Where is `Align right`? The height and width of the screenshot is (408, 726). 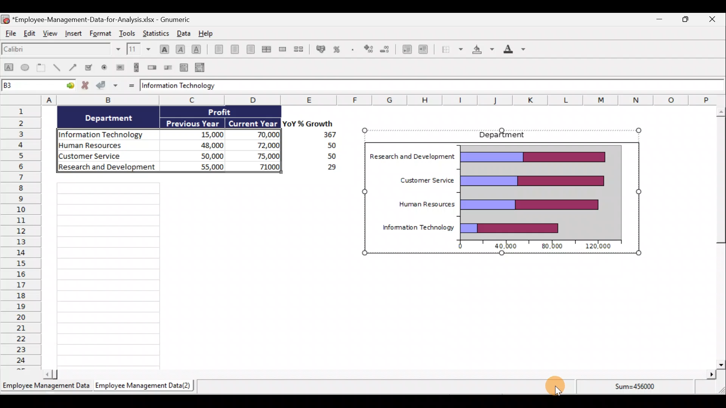
Align right is located at coordinates (253, 51).